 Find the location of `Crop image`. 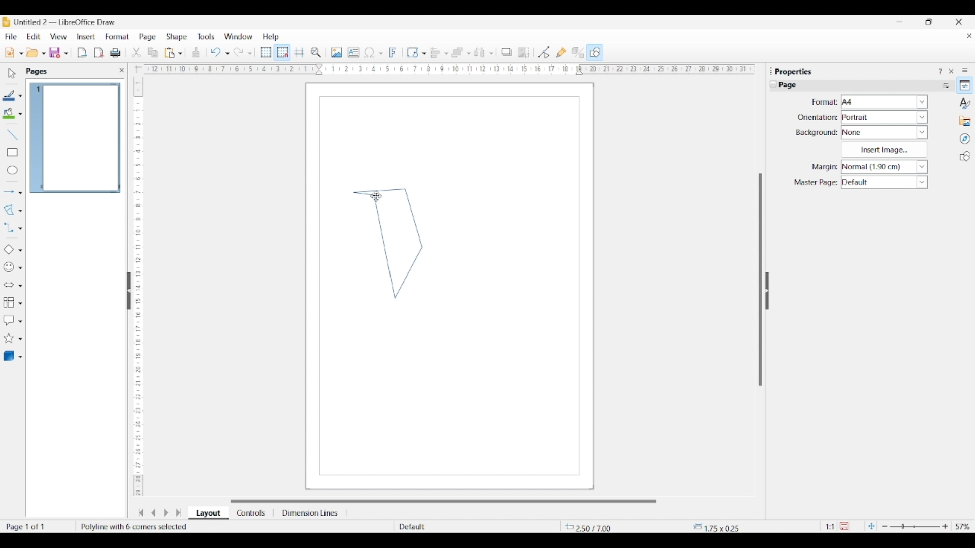

Crop image is located at coordinates (524, 52).